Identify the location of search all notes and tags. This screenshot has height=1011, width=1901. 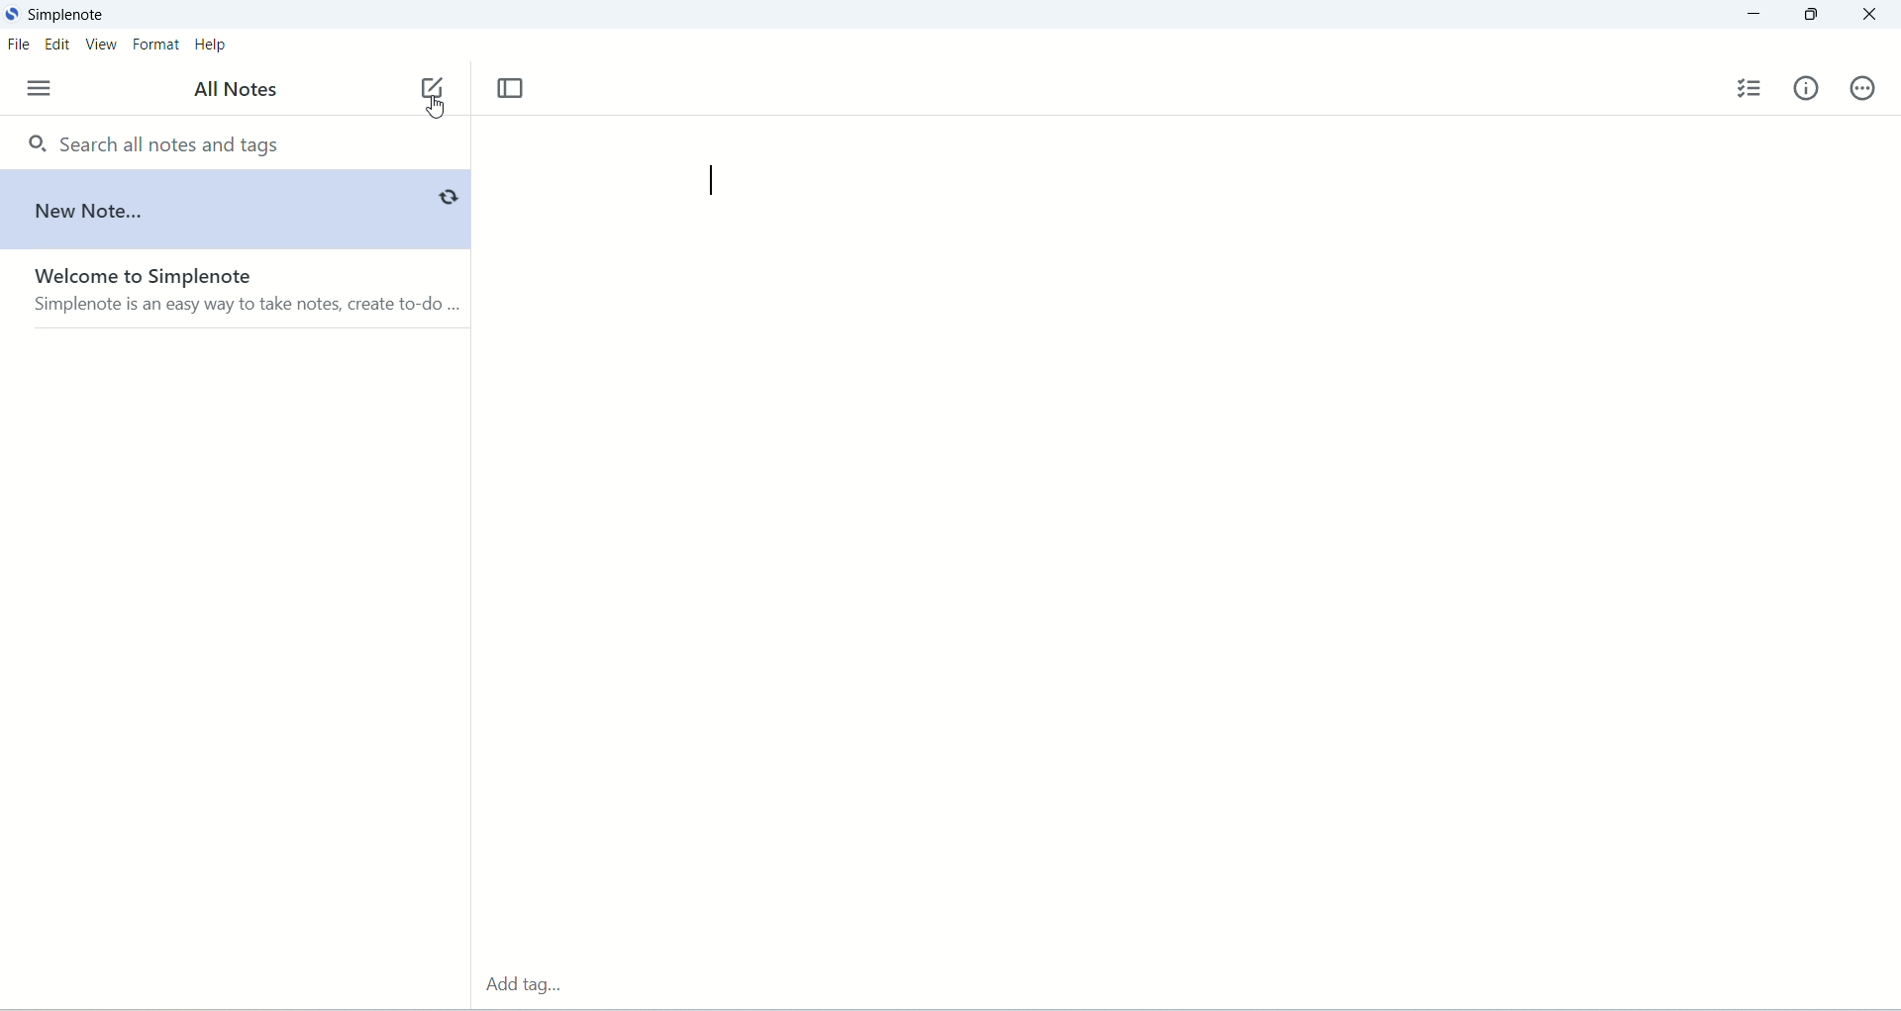
(159, 145).